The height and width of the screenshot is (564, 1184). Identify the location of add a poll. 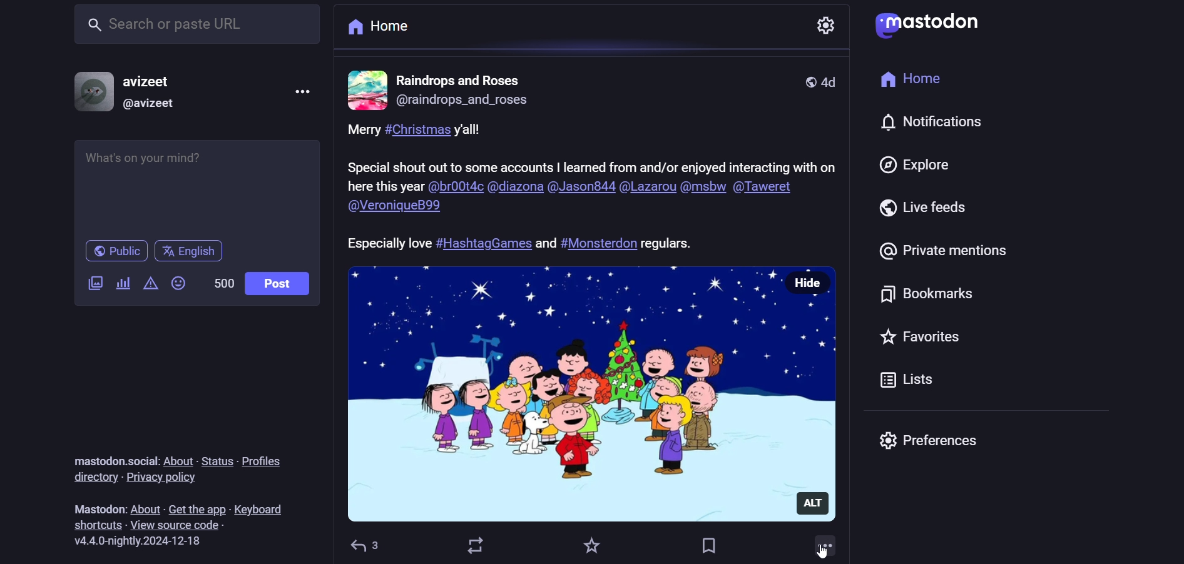
(123, 285).